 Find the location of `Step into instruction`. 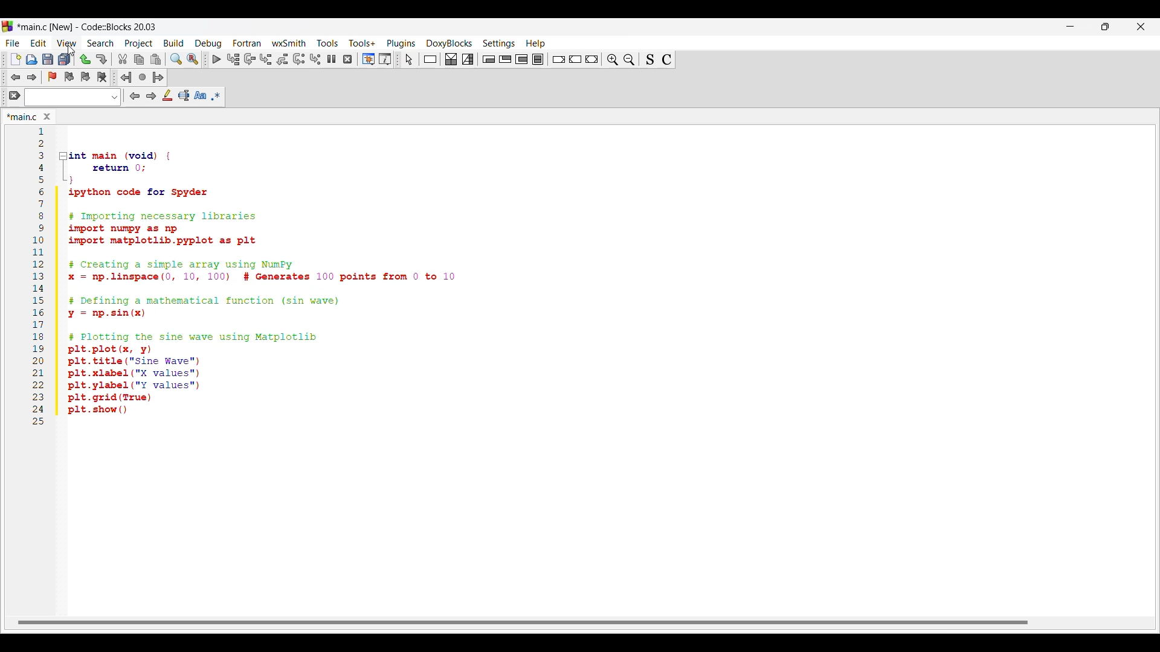

Step into instruction is located at coordinates (315, 59).